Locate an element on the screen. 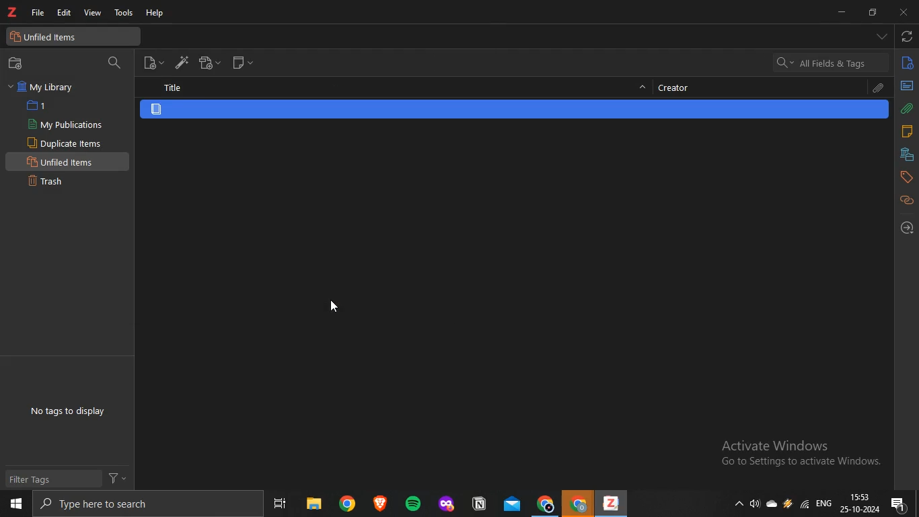 This screenshot has height=517, width=919. abstract is located at coordinates (906, 85).